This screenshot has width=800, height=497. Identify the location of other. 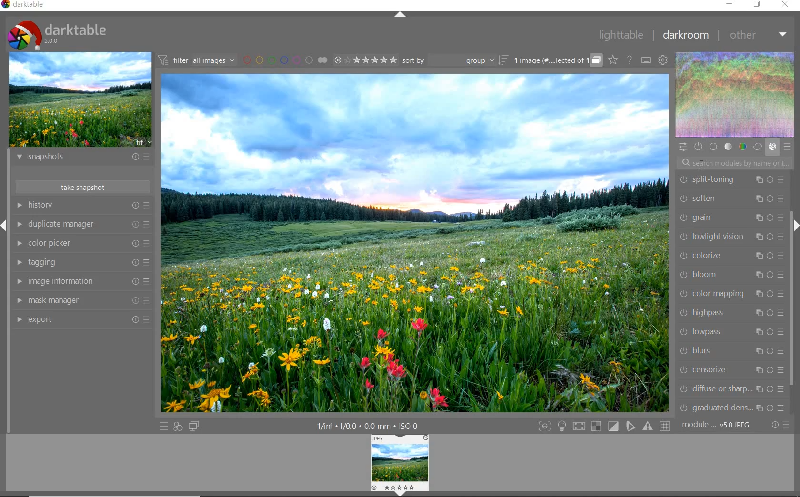
(760, 35).